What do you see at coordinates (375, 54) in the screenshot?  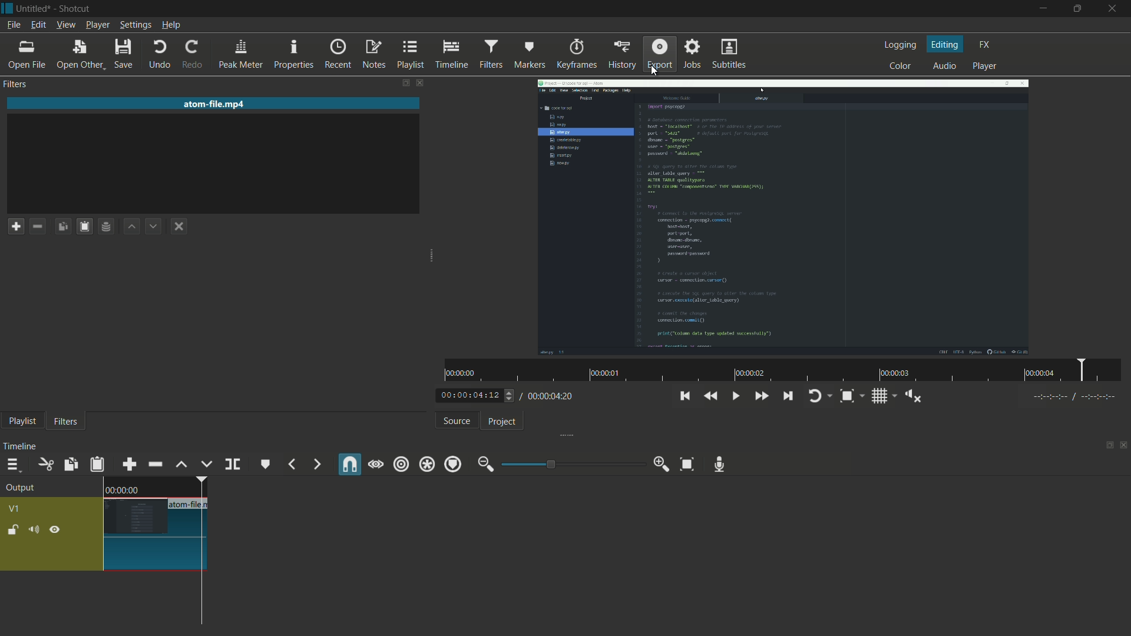 I see `notes` at bounding box center [375, 54].